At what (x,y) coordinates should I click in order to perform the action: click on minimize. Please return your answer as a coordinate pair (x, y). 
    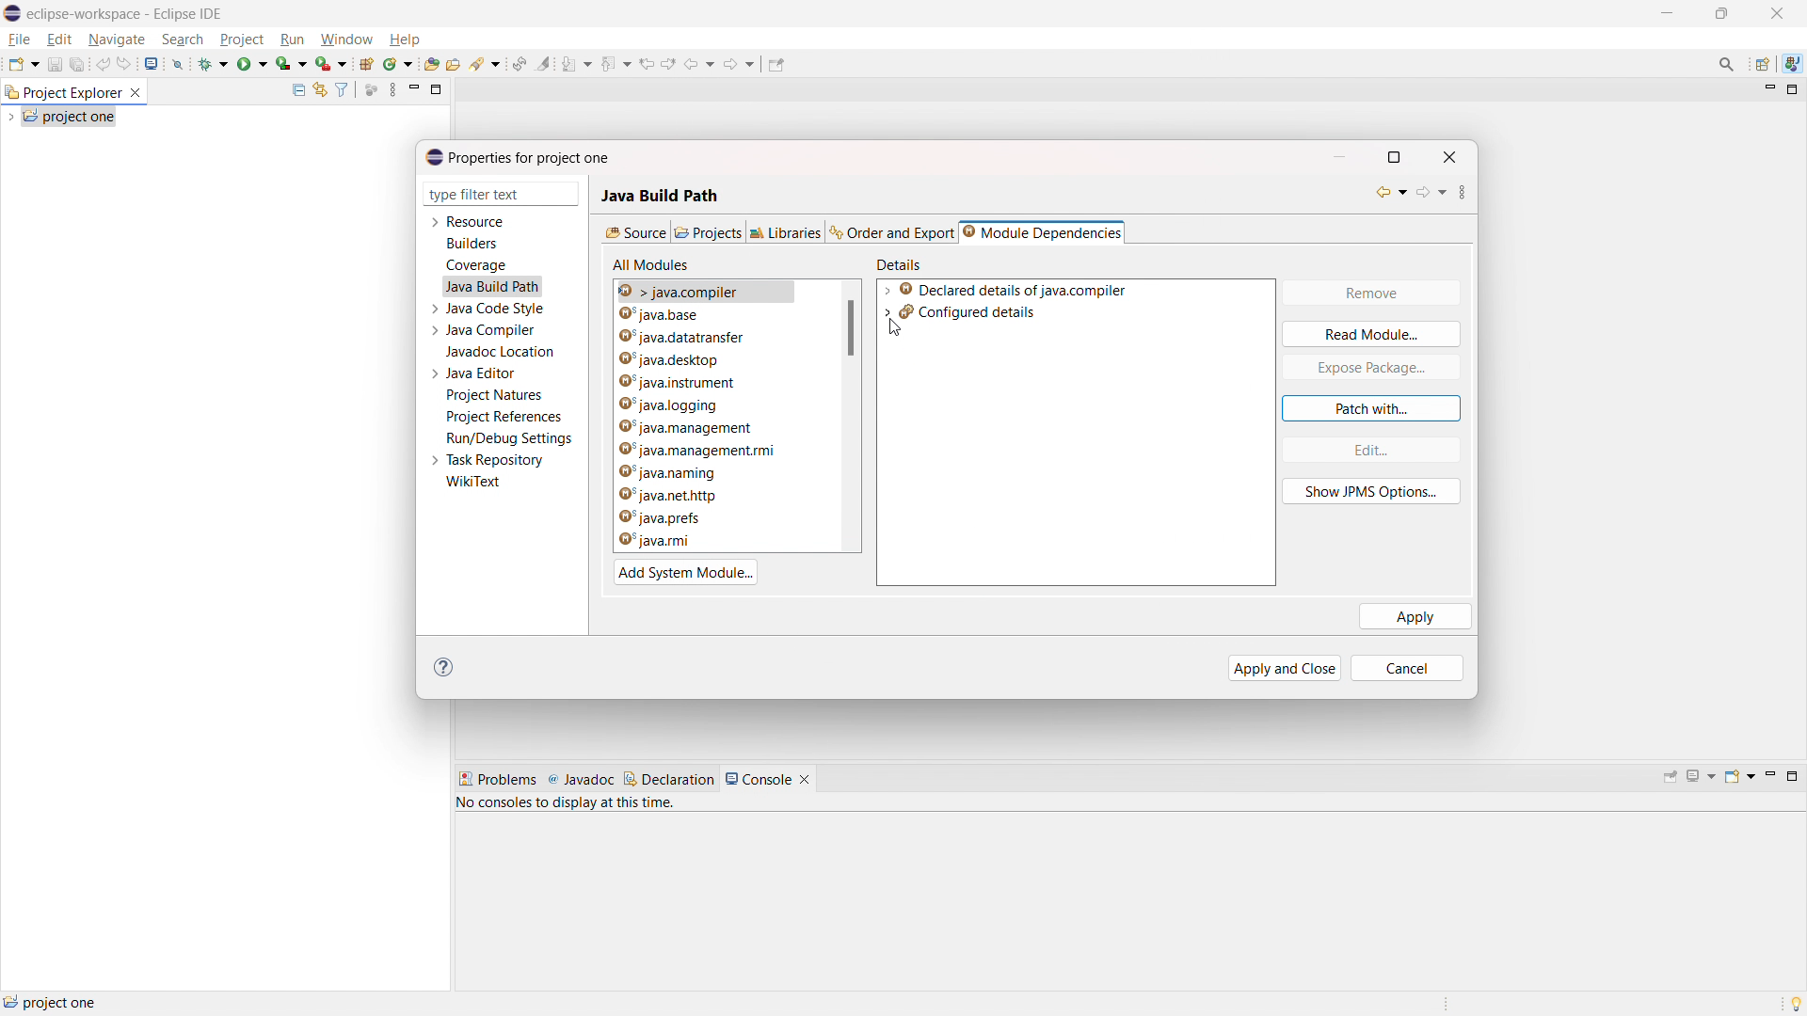
    Looking at the image, I should click on (414, 89).